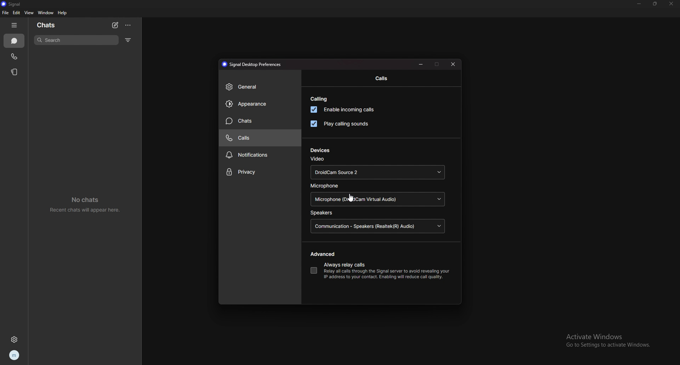 This screenshot has height=365, width=680. Describe the element at coordinates (5, 13) in the screenshot. I see `file` at that location.